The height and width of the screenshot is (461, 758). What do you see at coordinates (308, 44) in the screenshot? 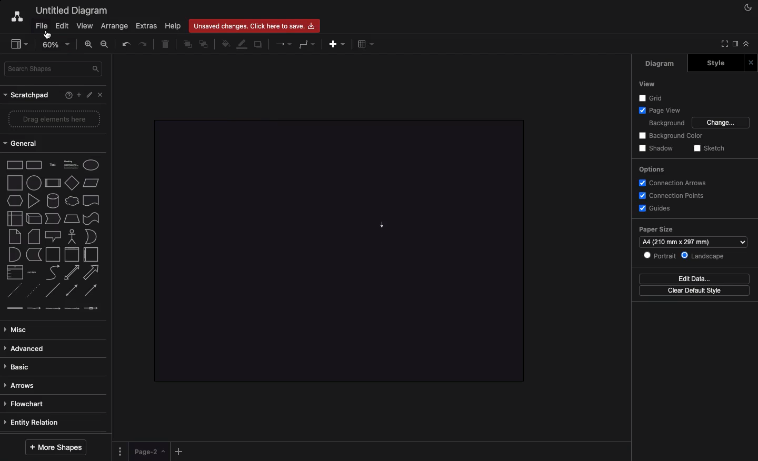
I see `Waypoints` at bounding box center [308, 44].